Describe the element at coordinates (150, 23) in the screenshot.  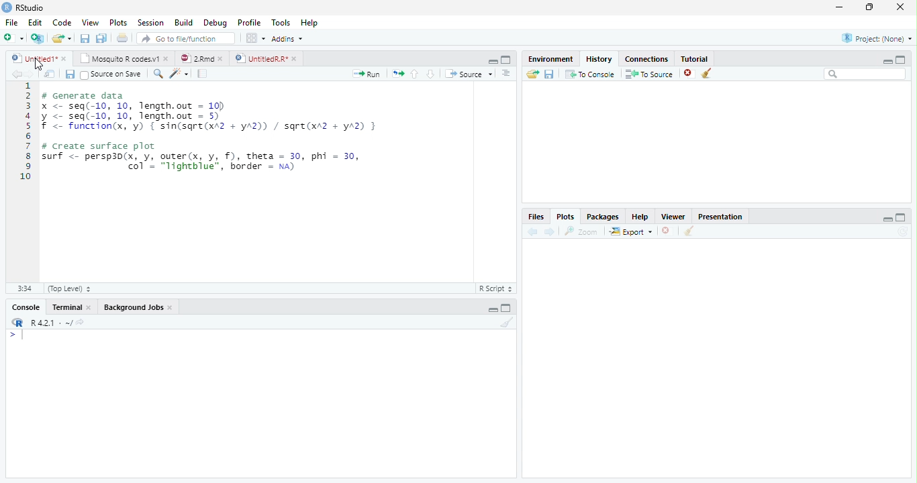
I see `Session` at that location.